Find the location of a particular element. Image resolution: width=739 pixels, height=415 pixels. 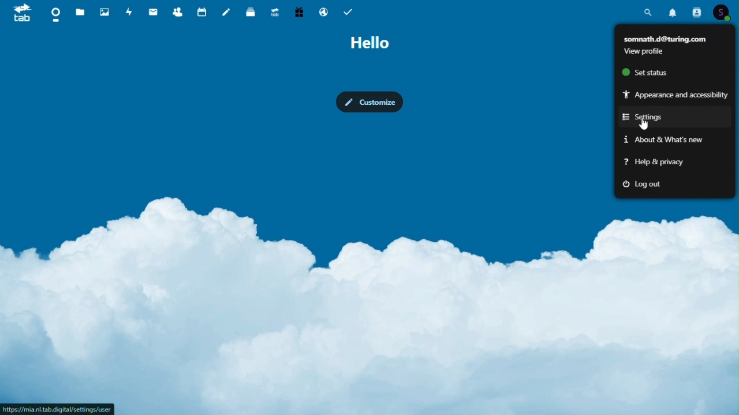

tab is located at coordinates (18, 12).